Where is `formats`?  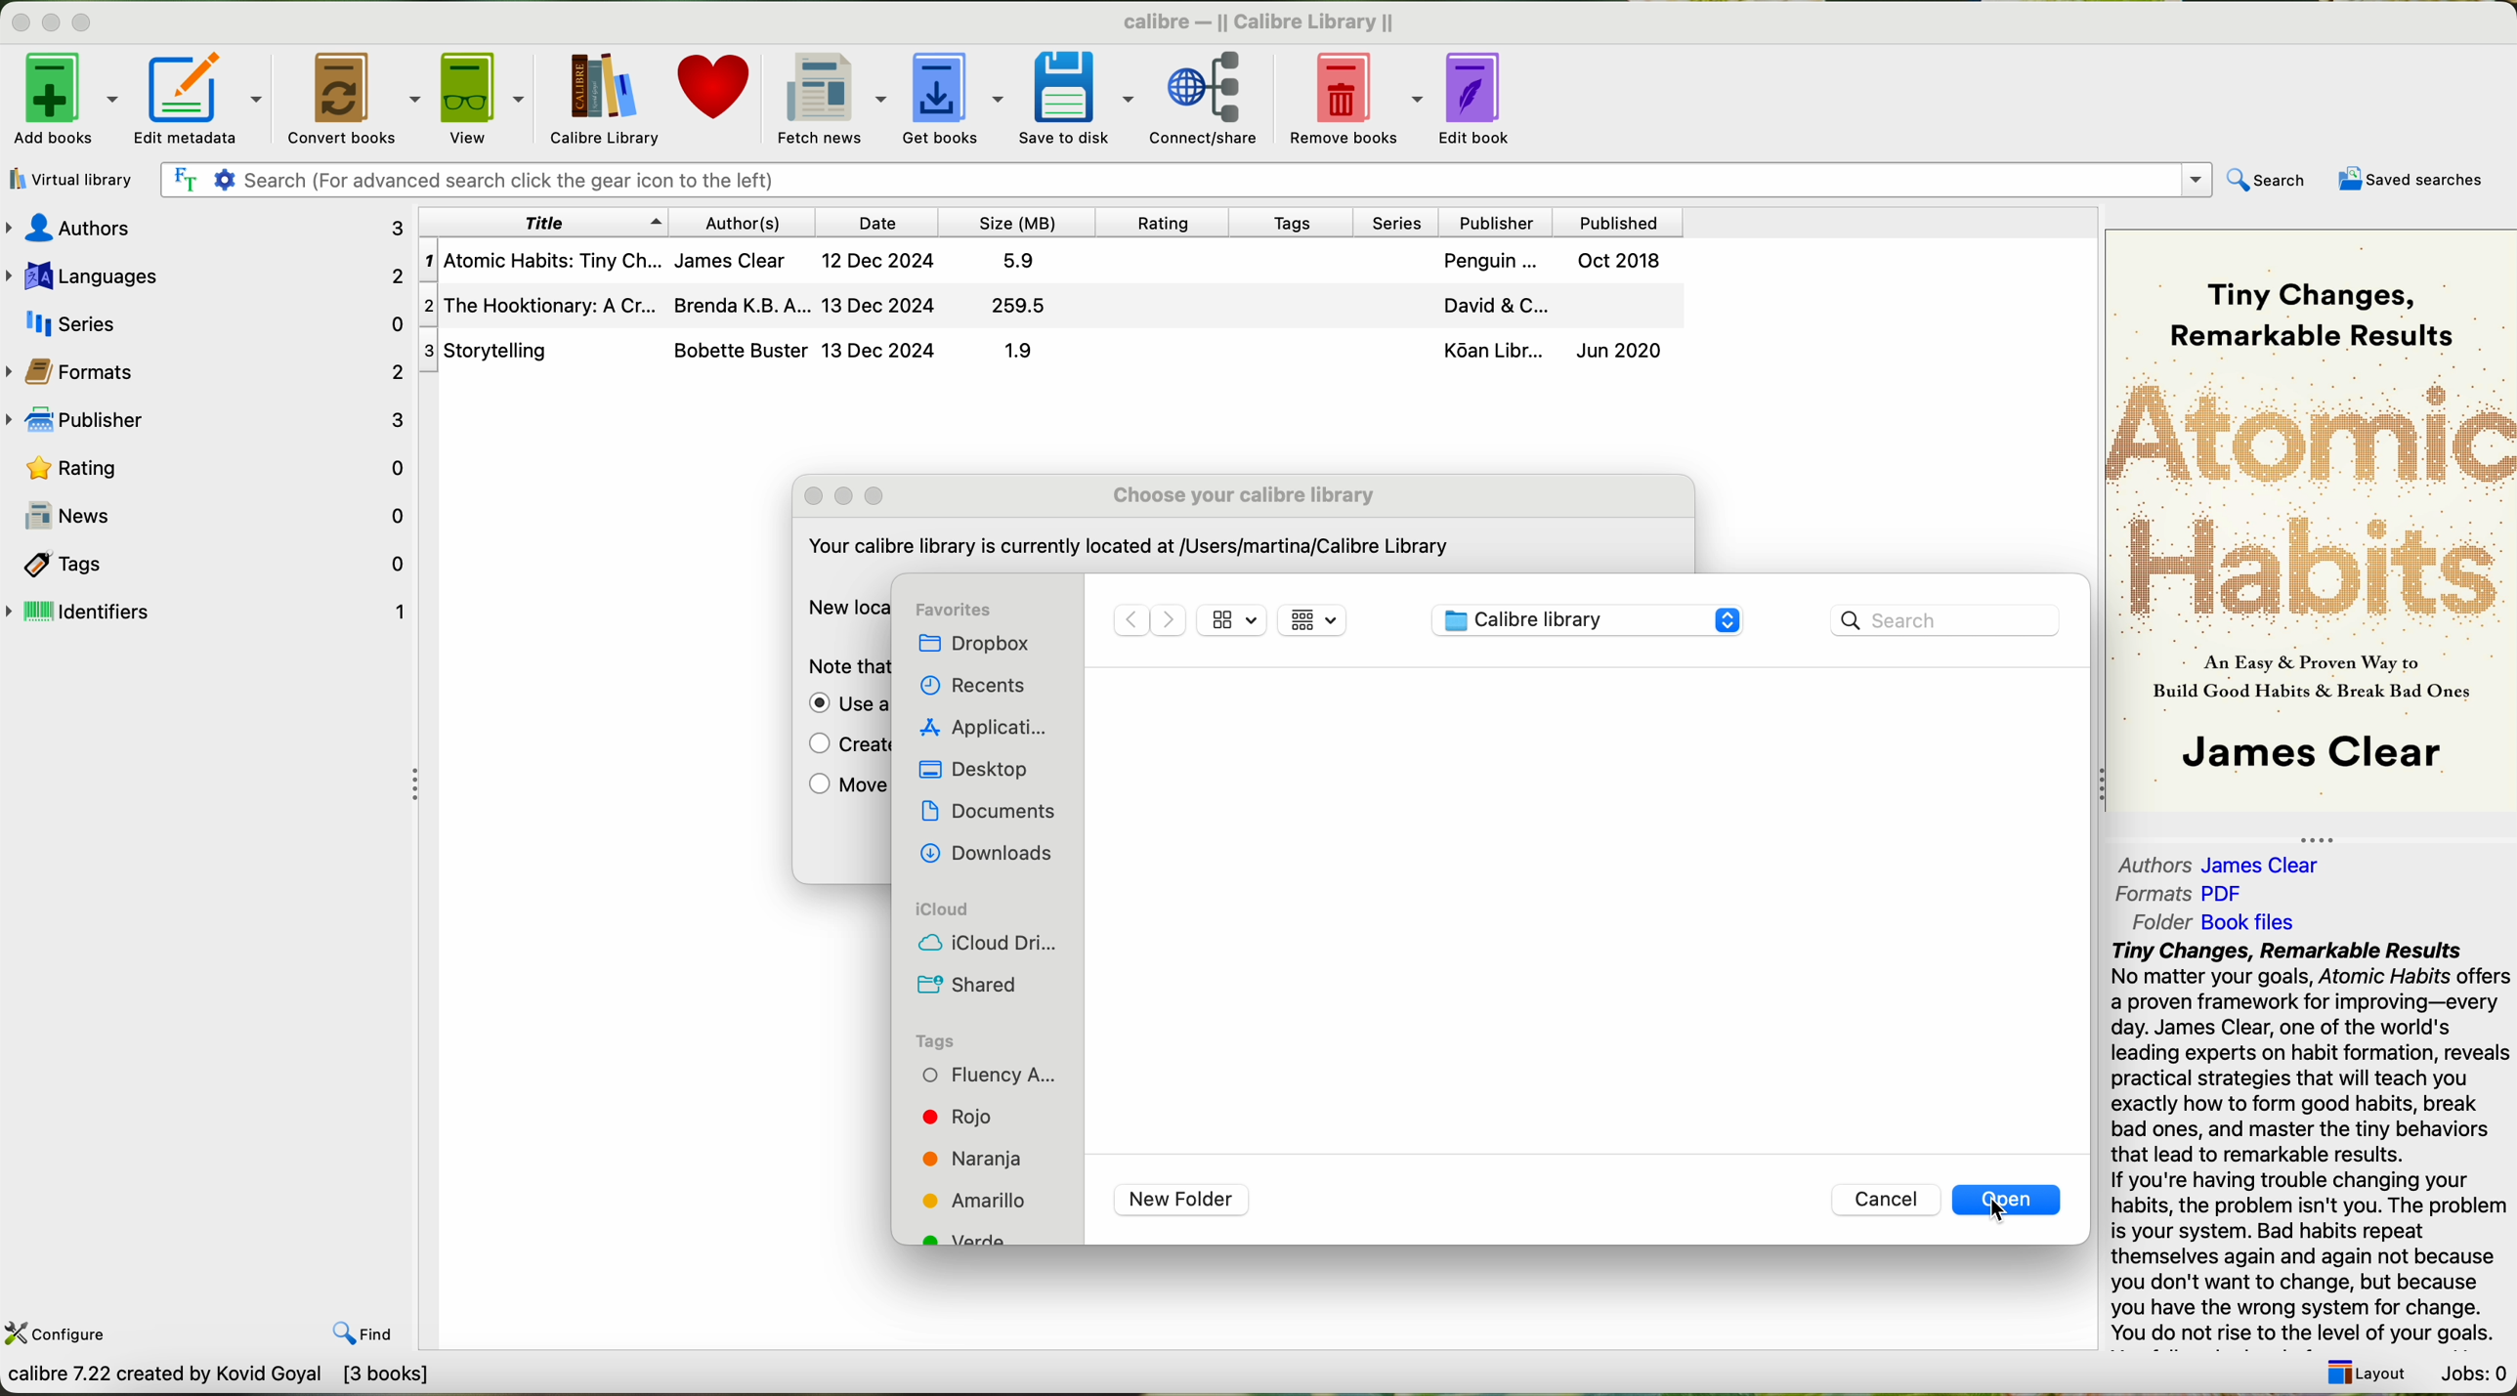
formats is located at coordinates (209, 371).